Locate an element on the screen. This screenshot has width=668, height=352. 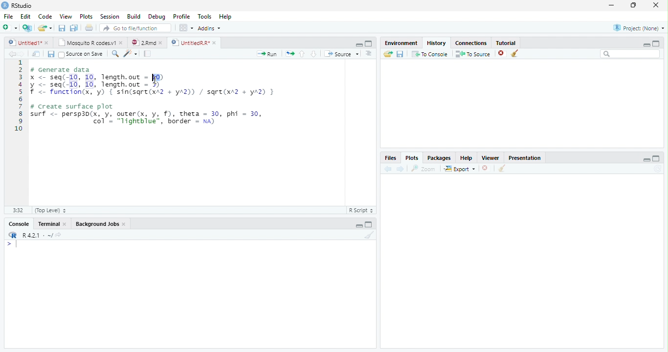
Refresh current plot is located at coordinates (659, 169).